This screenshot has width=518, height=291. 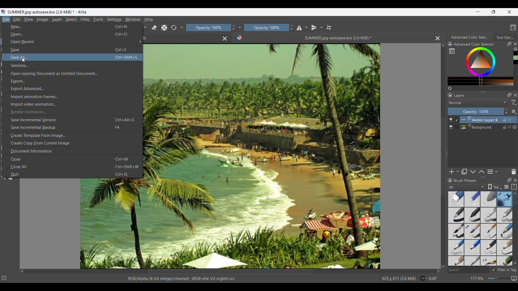 I want to click on Minimize, so click(x=478, y=12).